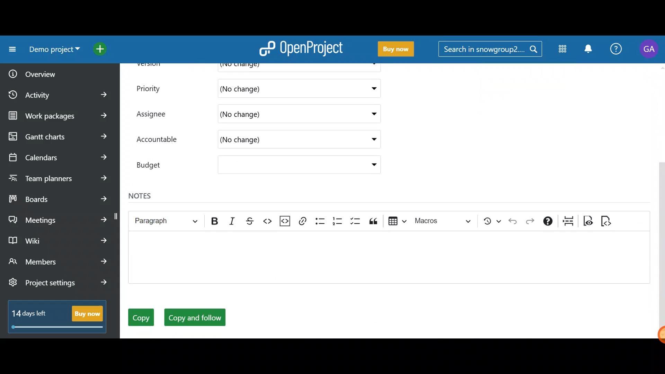 The width and height of the screenshot is (665, 374). I want to click on Undo, so click(513, 222).